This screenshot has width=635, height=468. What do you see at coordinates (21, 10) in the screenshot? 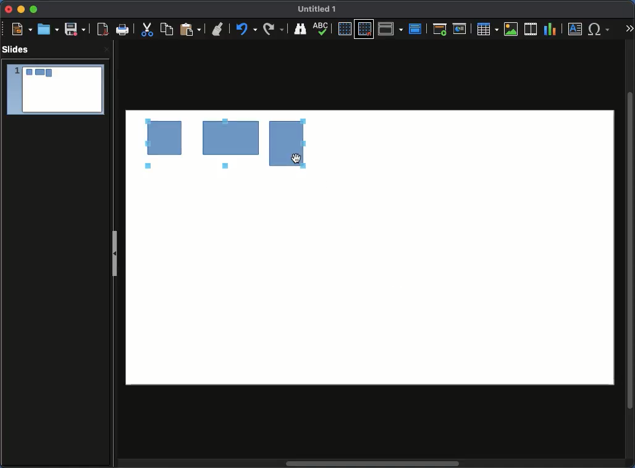
I see `Minimize` at bounding box center [21, 10].